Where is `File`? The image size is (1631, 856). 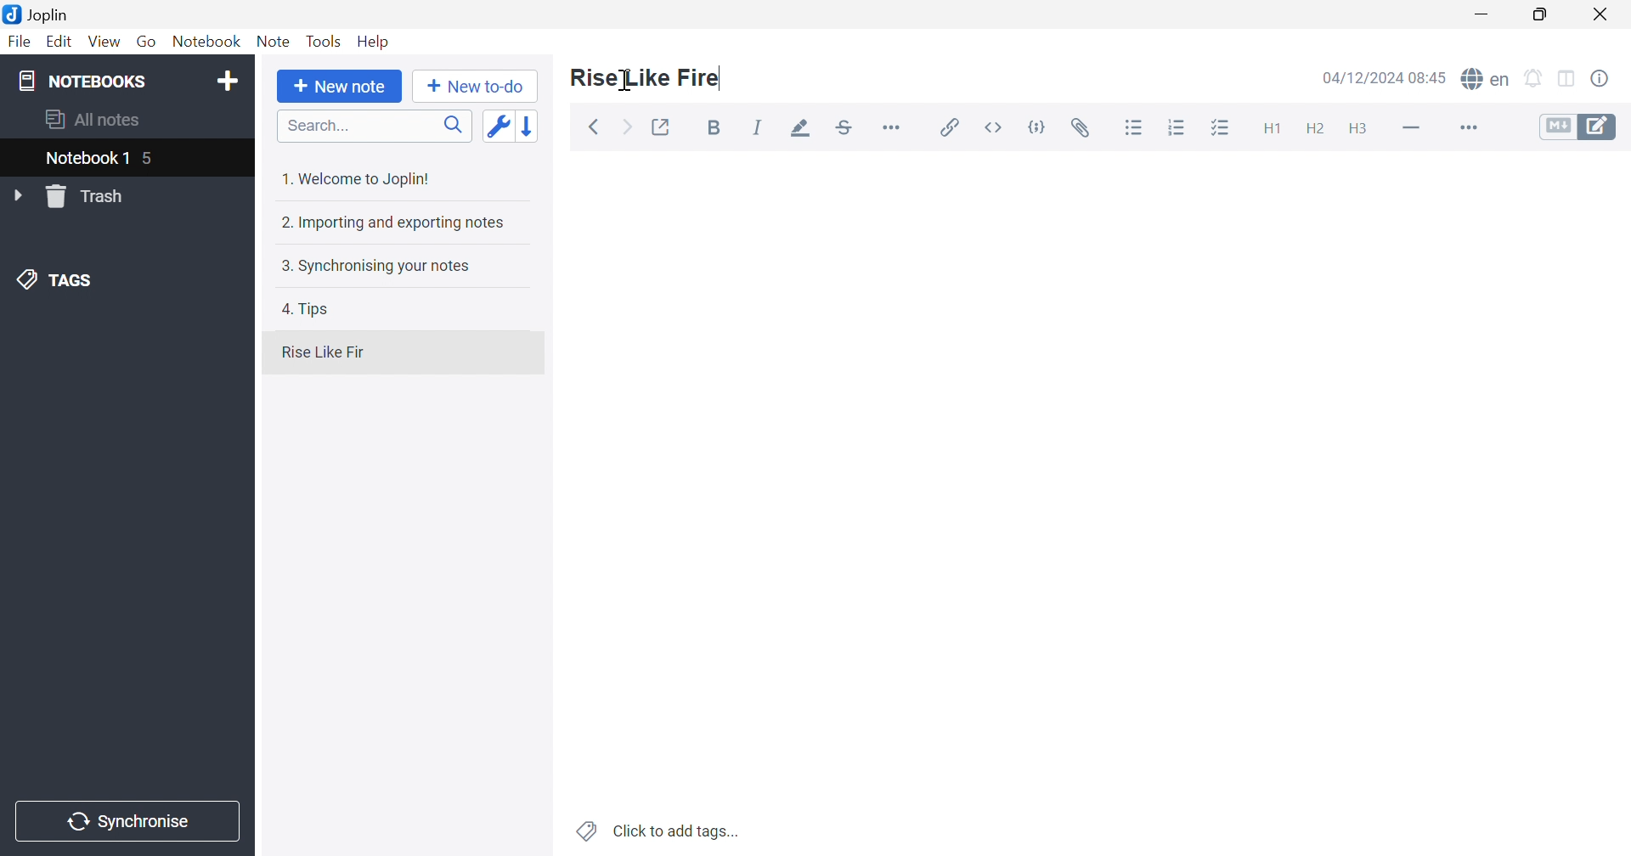 File is located at coordinates (20, 41).